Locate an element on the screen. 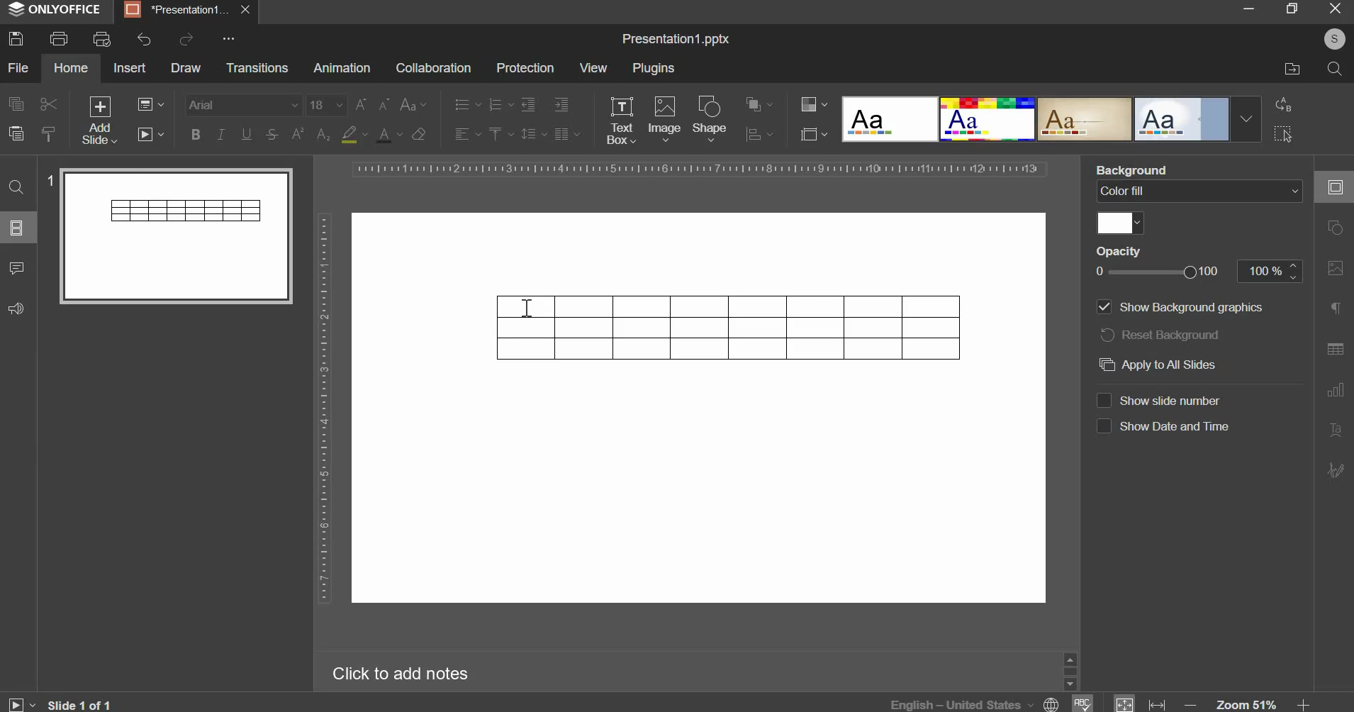 This screenshot has height=712, width=1354. Close is located at coordinates (1331, 11).